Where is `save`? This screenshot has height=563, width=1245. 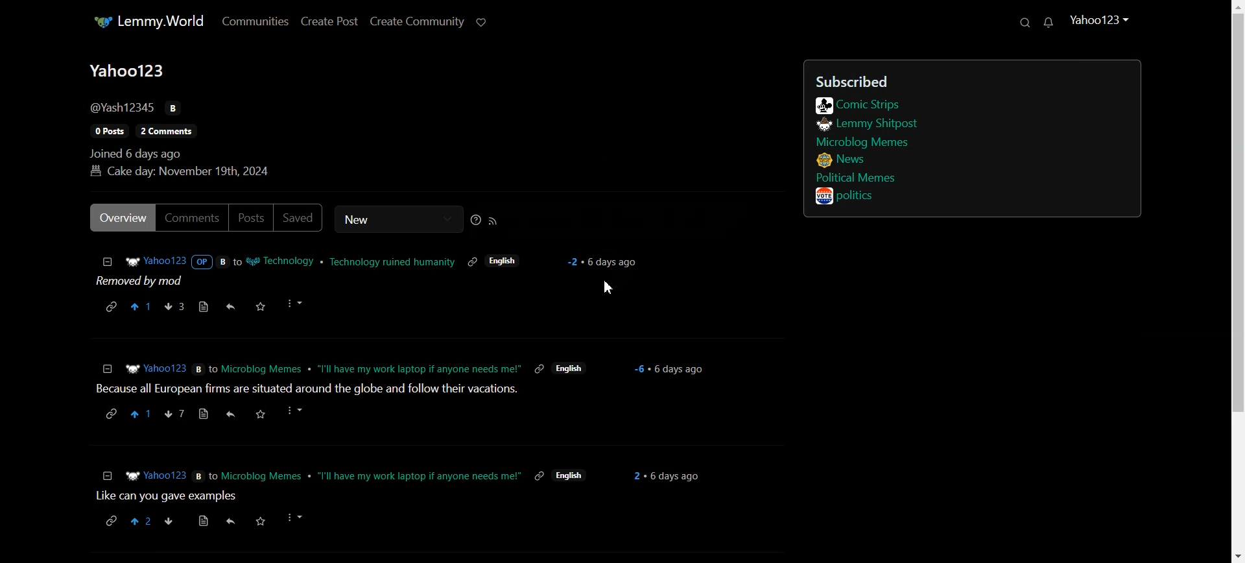
save is located at coordinates (259, 413).